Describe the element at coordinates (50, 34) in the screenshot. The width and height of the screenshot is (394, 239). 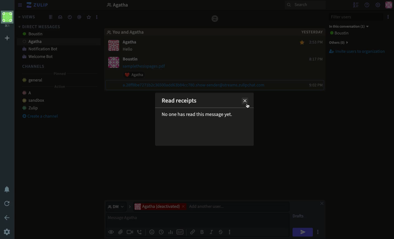
I see `Users` at that location.